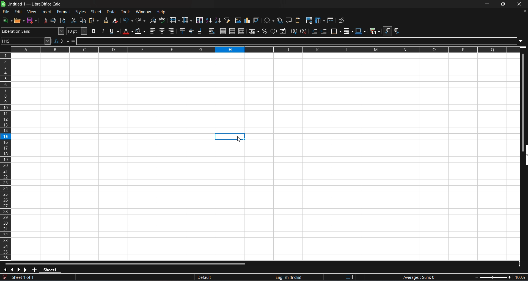  I want to click on scroll to next sheet, so click(20, 269).